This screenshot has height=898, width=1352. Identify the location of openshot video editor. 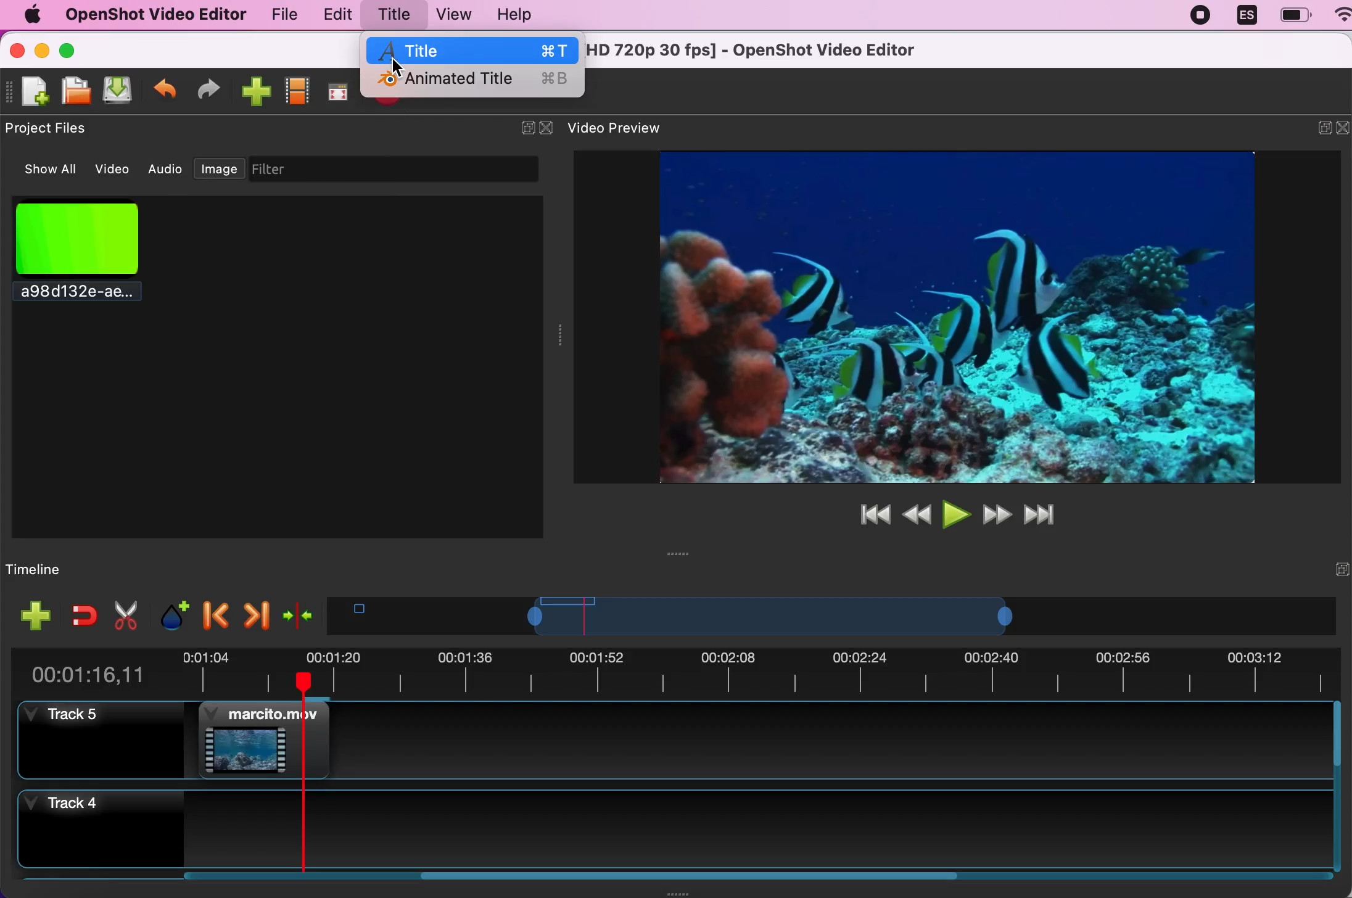
(155, 15).